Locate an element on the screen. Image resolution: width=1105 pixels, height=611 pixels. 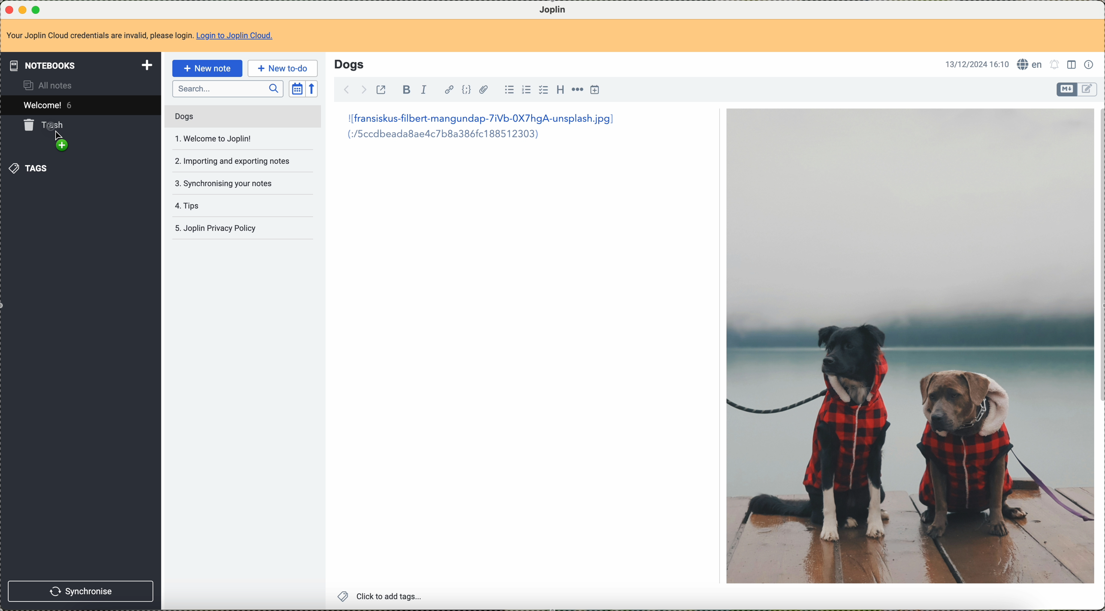
checkbox is located at coordinates (542, 90).